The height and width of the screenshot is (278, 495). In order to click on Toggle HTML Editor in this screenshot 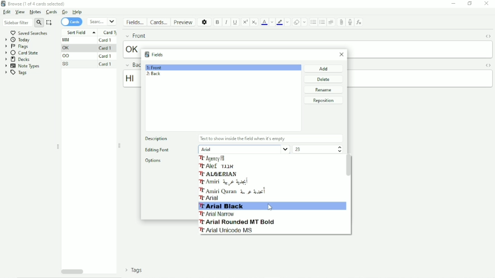, I will do `click(487, 36)`.